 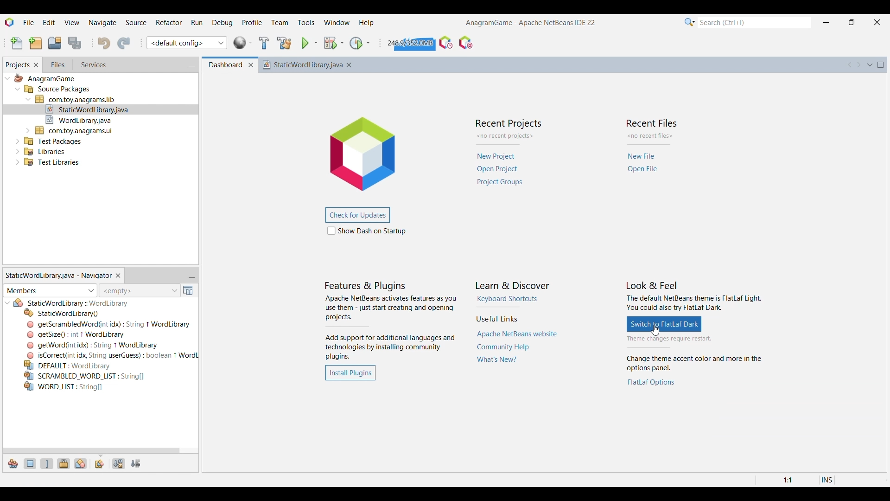 What do you see at coordinates (36, 65) in the screenshot?
I see `Close Projects` at bounding box center [36, 65].